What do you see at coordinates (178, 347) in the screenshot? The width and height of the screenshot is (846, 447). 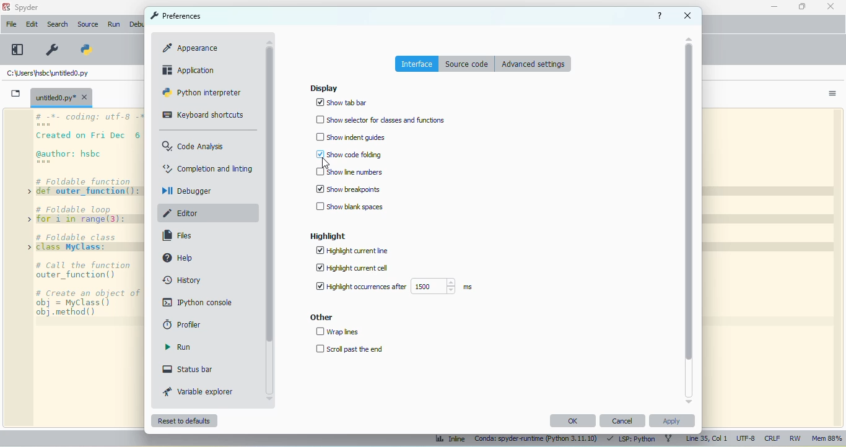 I see `run` at bounding box center [178, 347].